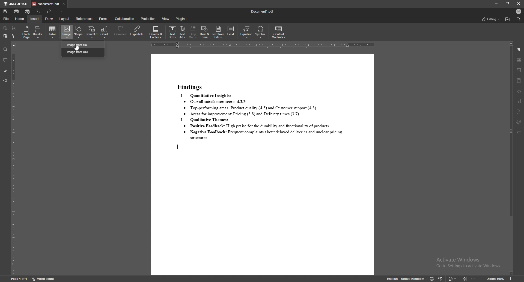  Describe the element at coordinates (519, 19) in the screenshot. I see `find` at that location.